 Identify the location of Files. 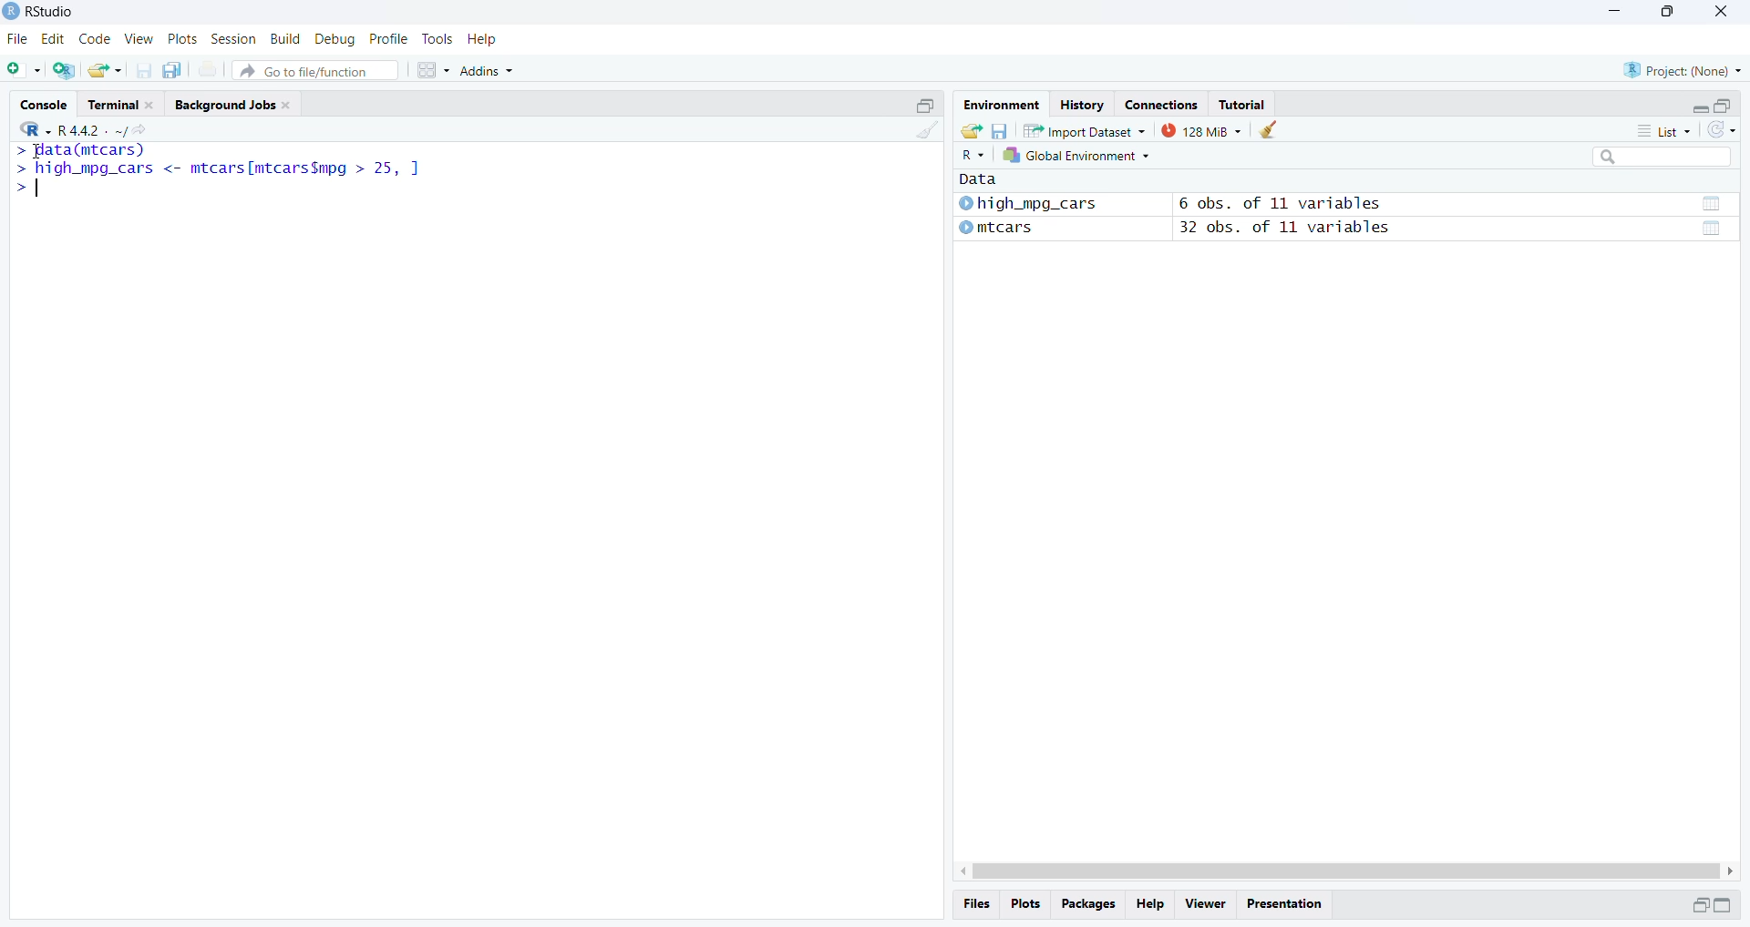
(977, 904).